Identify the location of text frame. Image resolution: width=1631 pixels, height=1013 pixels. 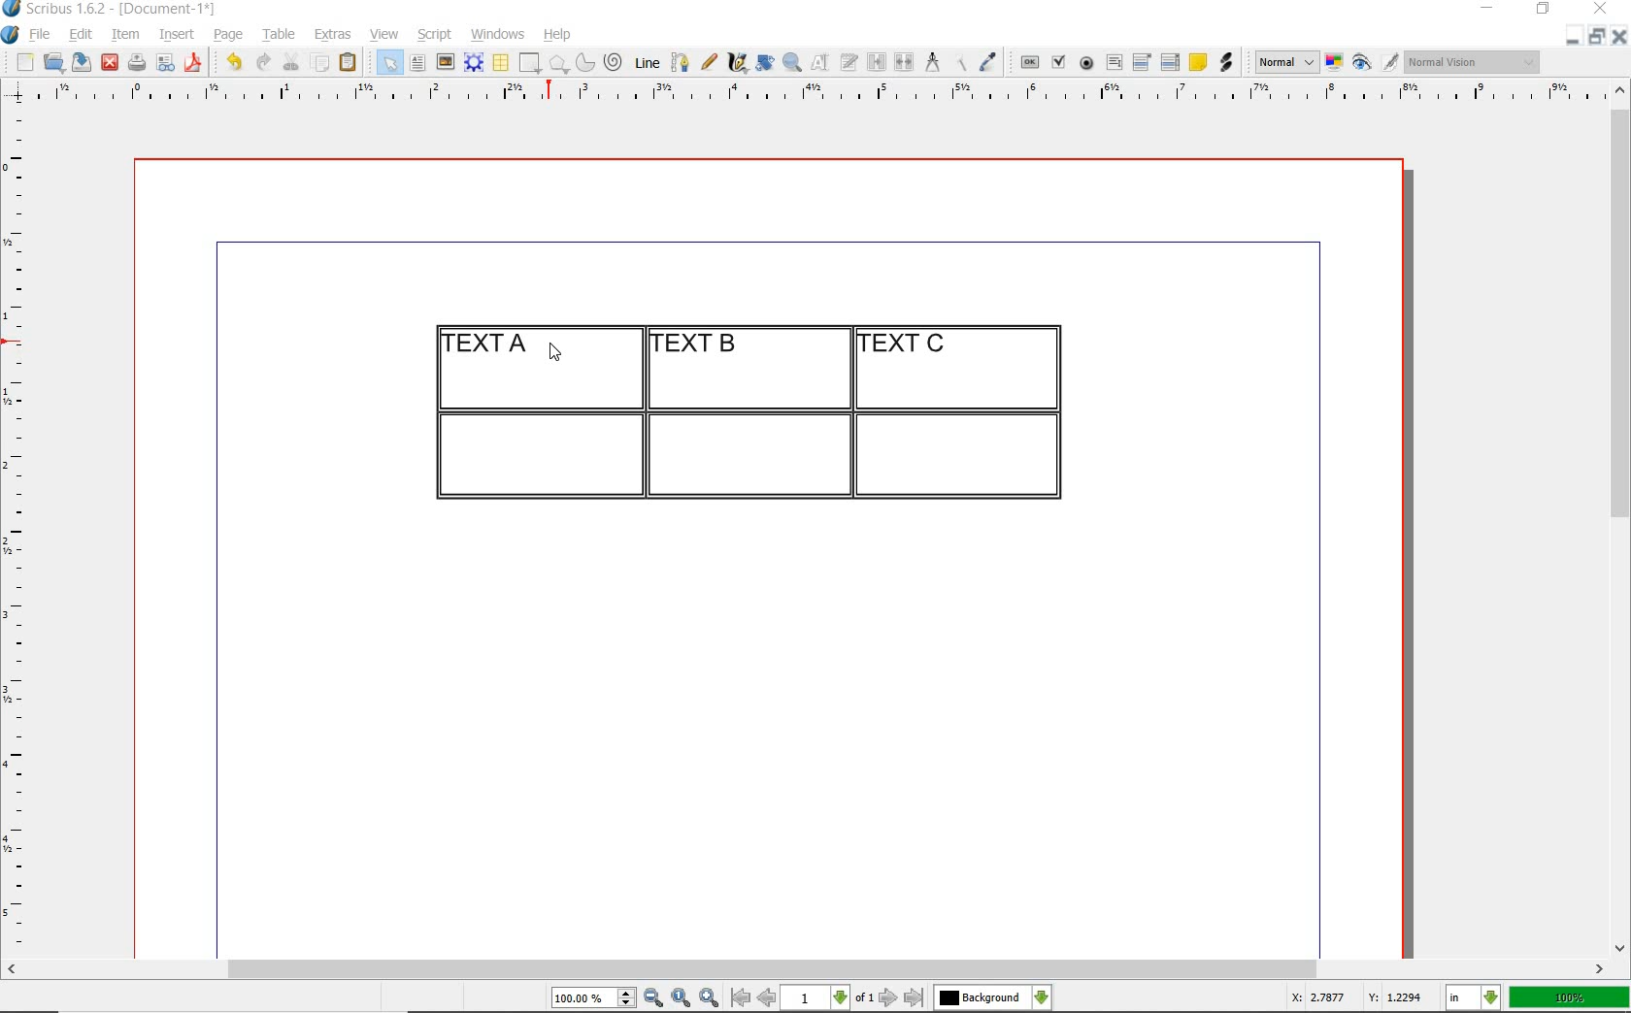
(416, 64).